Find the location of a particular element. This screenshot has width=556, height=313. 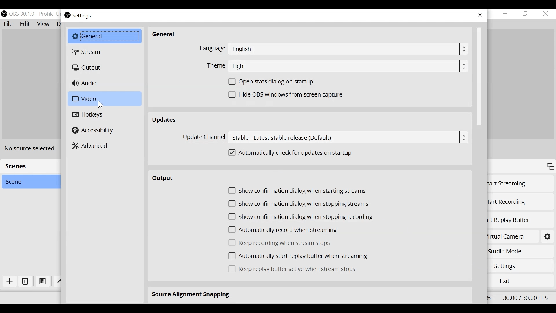

Stable - Latest table release (default) is located at coordinates (350, 138).